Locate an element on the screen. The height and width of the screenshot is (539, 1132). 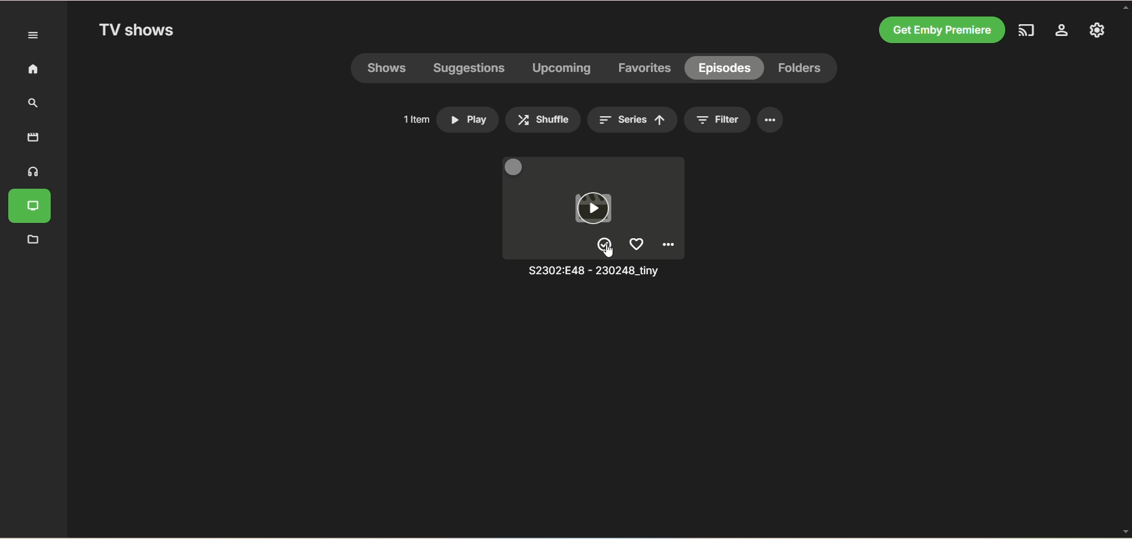
options is located at coordinates (771, 120).